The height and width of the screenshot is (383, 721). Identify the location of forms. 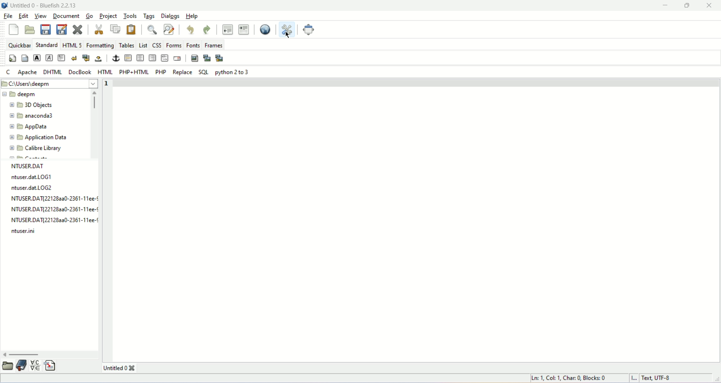
(173, 45).